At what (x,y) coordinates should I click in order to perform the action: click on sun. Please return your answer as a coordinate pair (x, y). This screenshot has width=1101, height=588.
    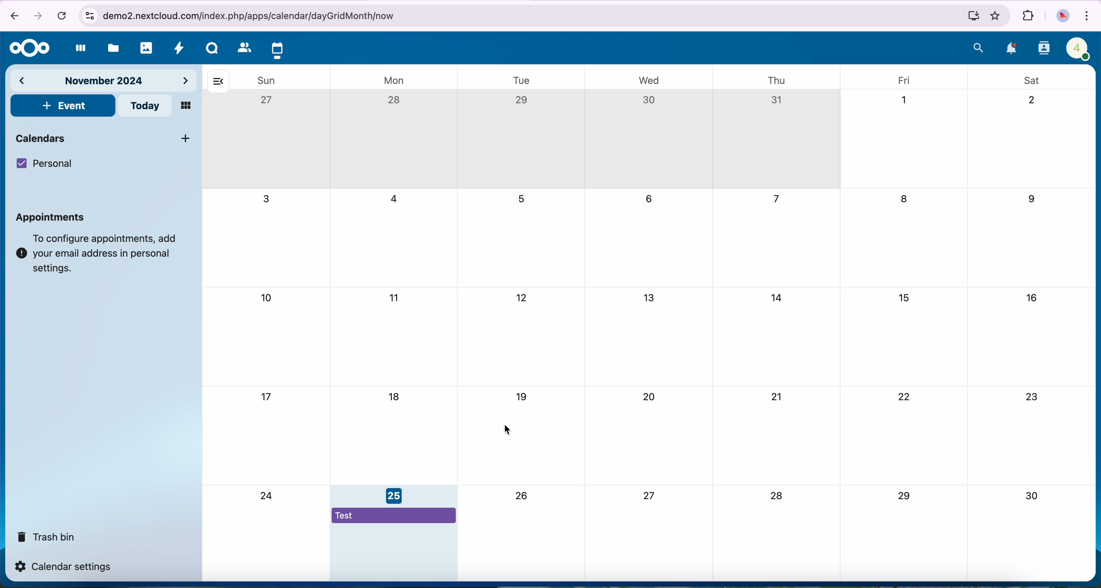
    Looking at the image, I should click on (266, 80).